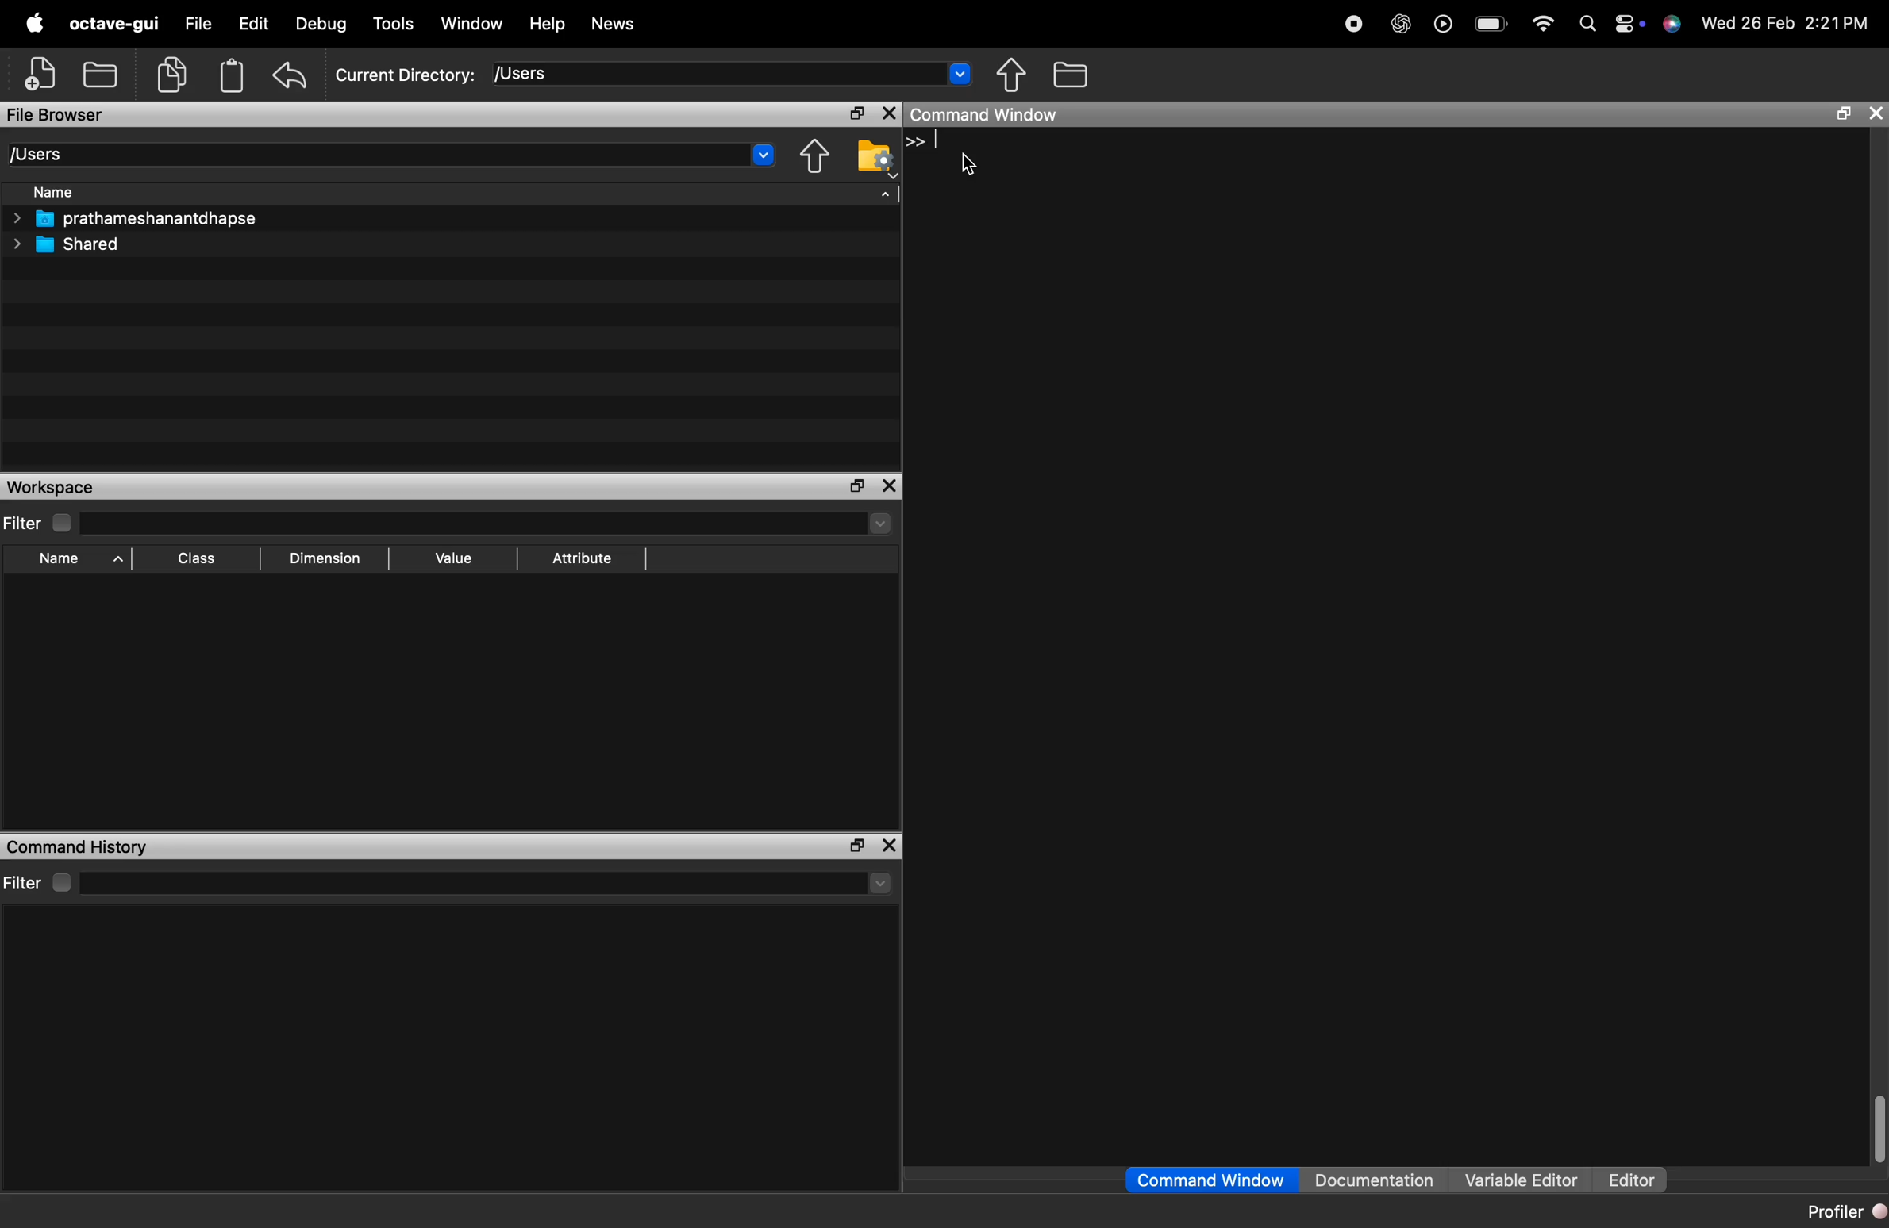 Image resolution: width=1889 pixels, height=1228 pixels. What do you see at coordinates (1384, 670) in the screenshot?
I see `empty command history` at bounding box center [1384, 670].